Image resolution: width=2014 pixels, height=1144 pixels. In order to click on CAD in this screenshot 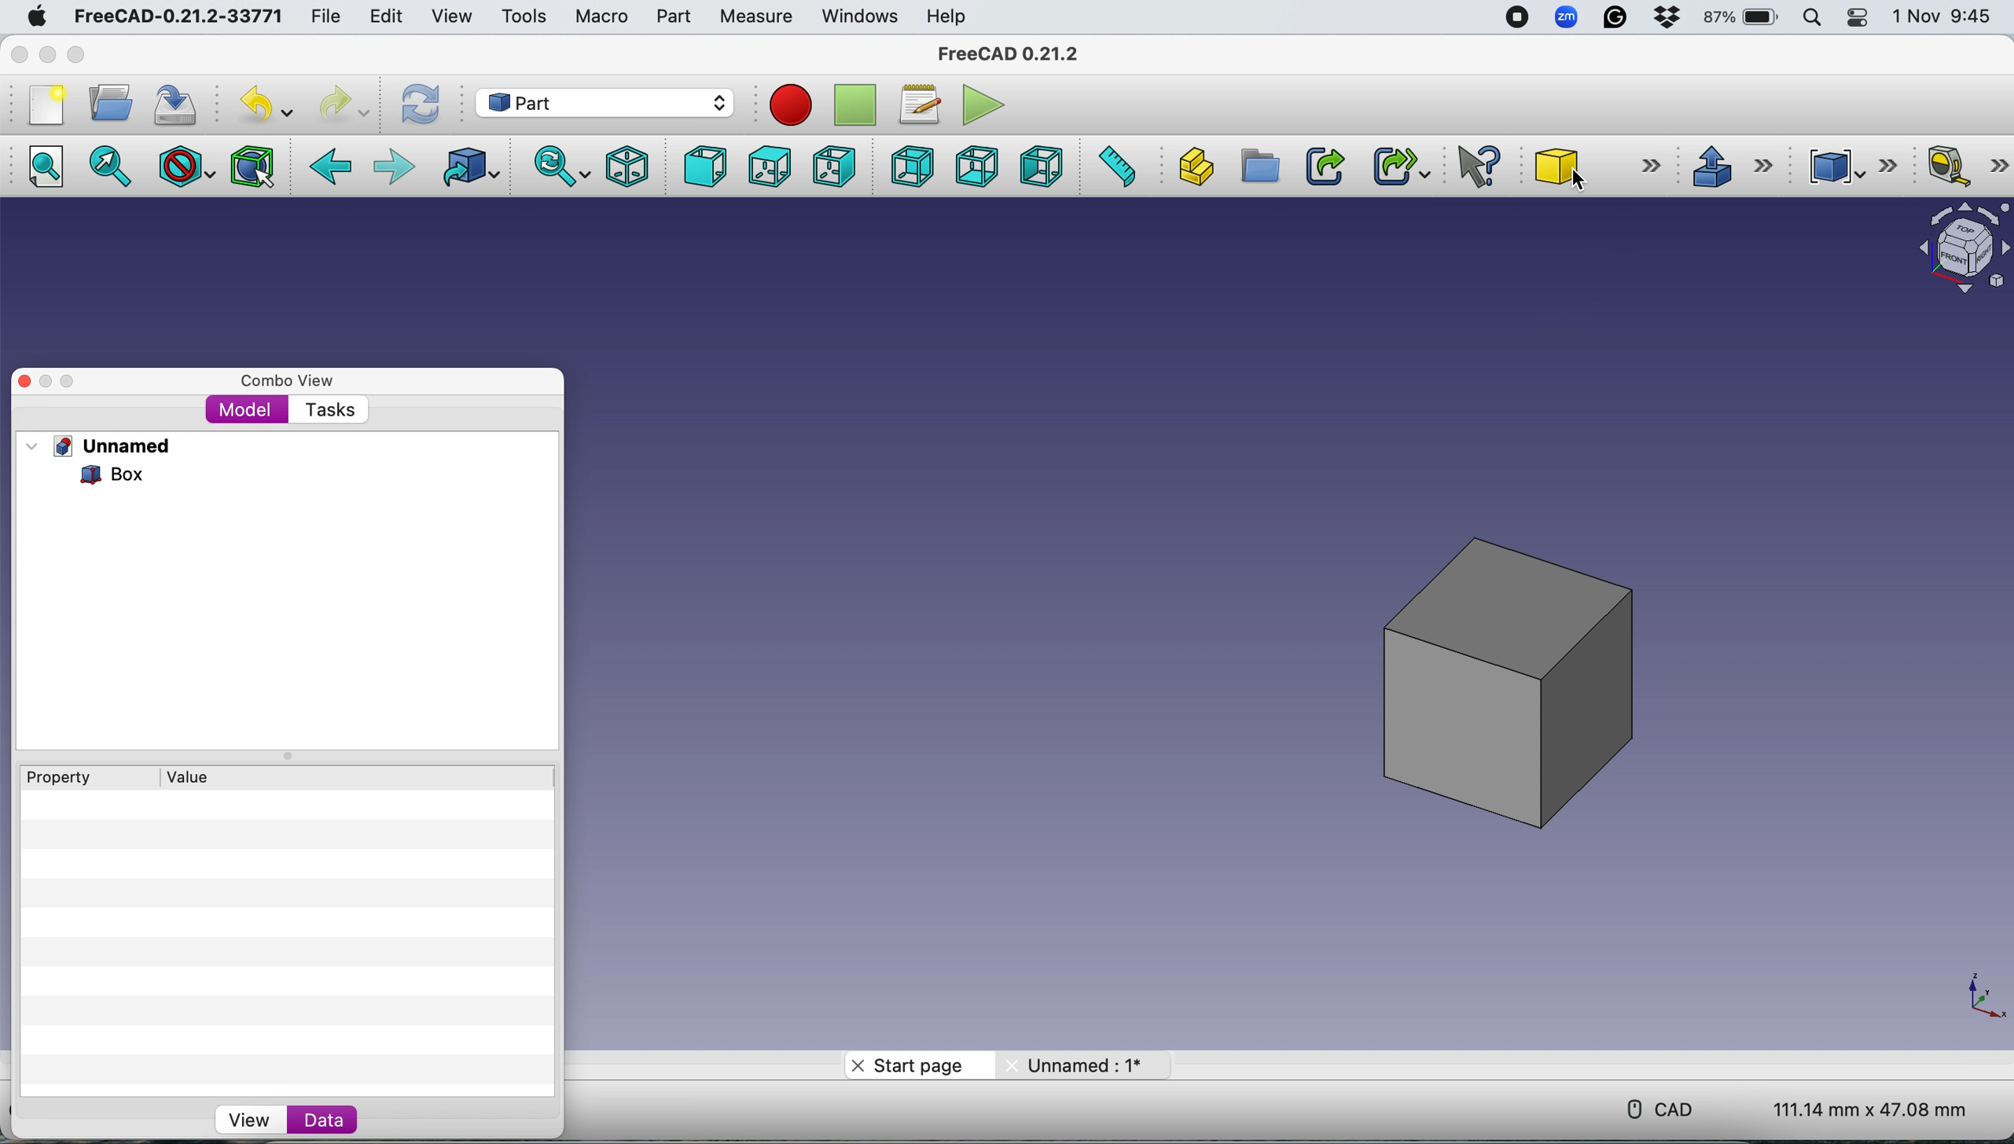, I will do `click(1656, 1107)`.